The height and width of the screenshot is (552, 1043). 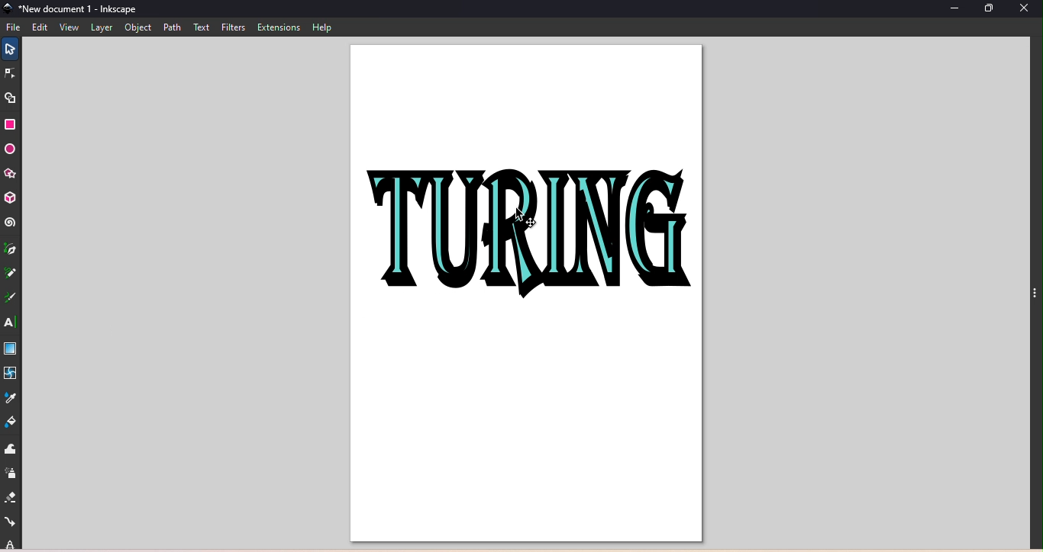 What do you see at coordinates (521, 295) in the screenshot?
I see `Canvas` at bounding box center [521, 295].